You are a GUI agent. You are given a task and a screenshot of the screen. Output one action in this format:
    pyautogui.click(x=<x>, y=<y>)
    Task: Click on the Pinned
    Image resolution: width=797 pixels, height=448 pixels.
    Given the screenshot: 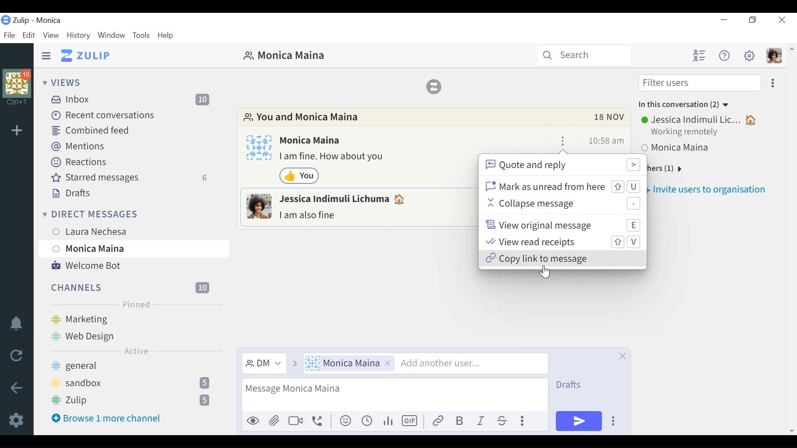 What is the action you would take?
    pyautogui.click(x=134, y=304)
    